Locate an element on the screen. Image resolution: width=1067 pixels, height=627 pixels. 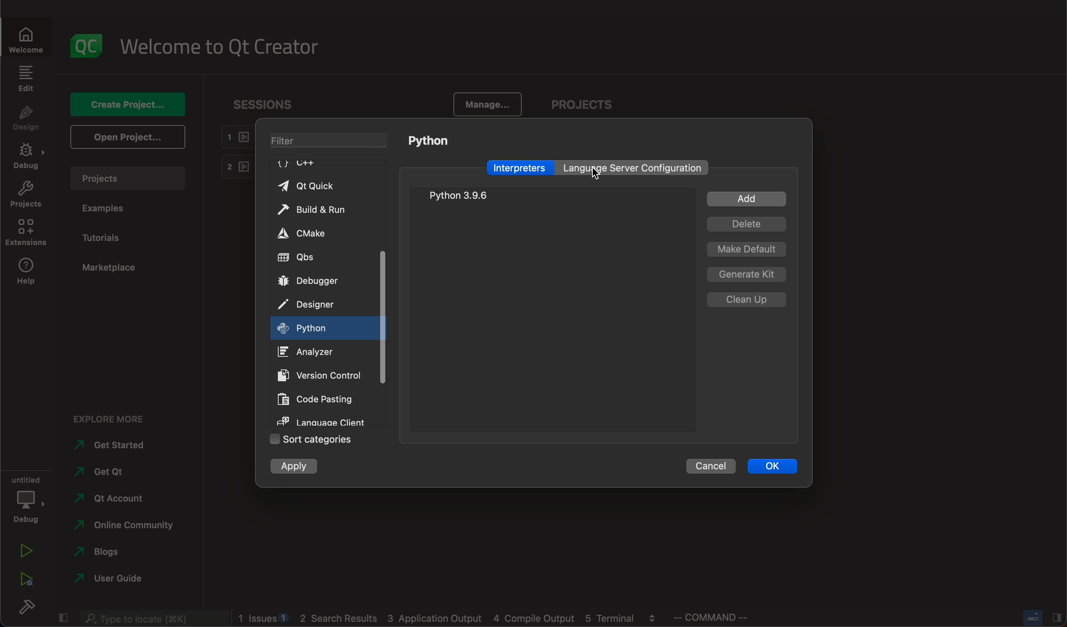
default is located at coordinates (746, 249).